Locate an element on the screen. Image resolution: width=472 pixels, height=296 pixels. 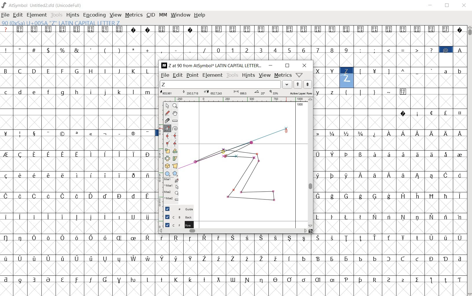
tools is located at coordinates (57, 14).